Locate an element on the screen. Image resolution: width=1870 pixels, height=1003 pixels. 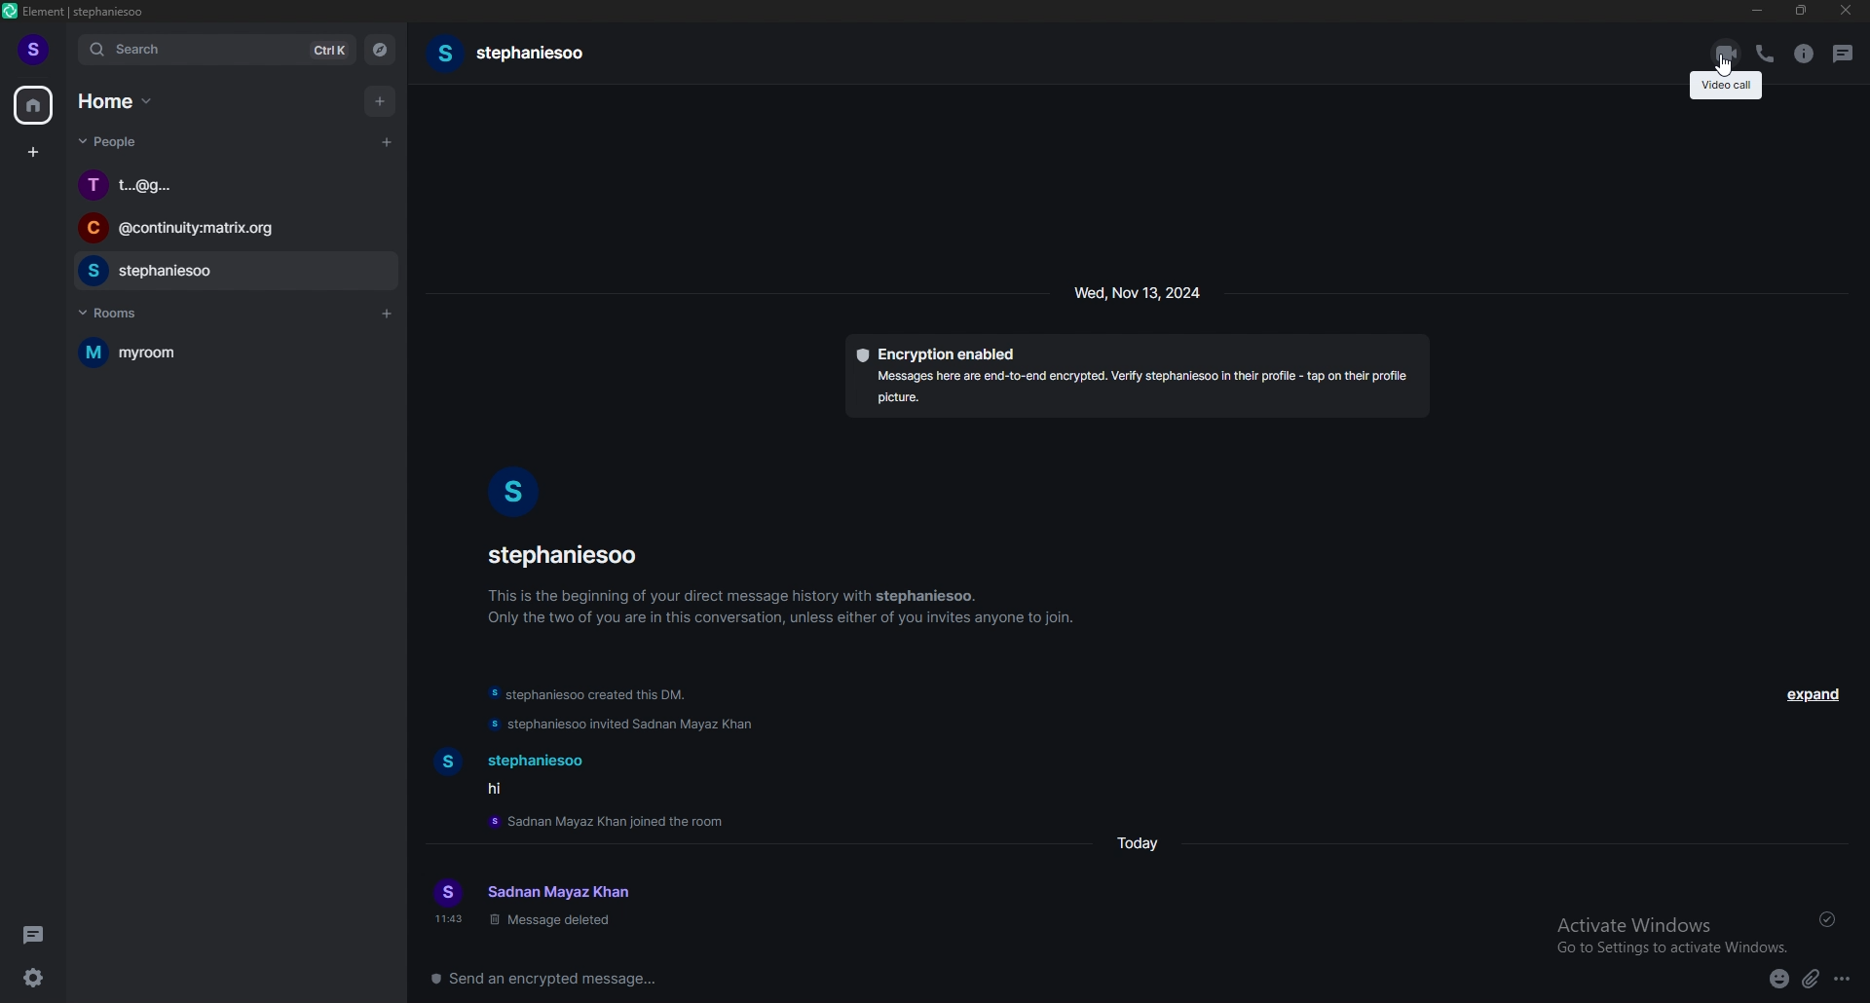
voice call is located at coordinates (1765, 54).